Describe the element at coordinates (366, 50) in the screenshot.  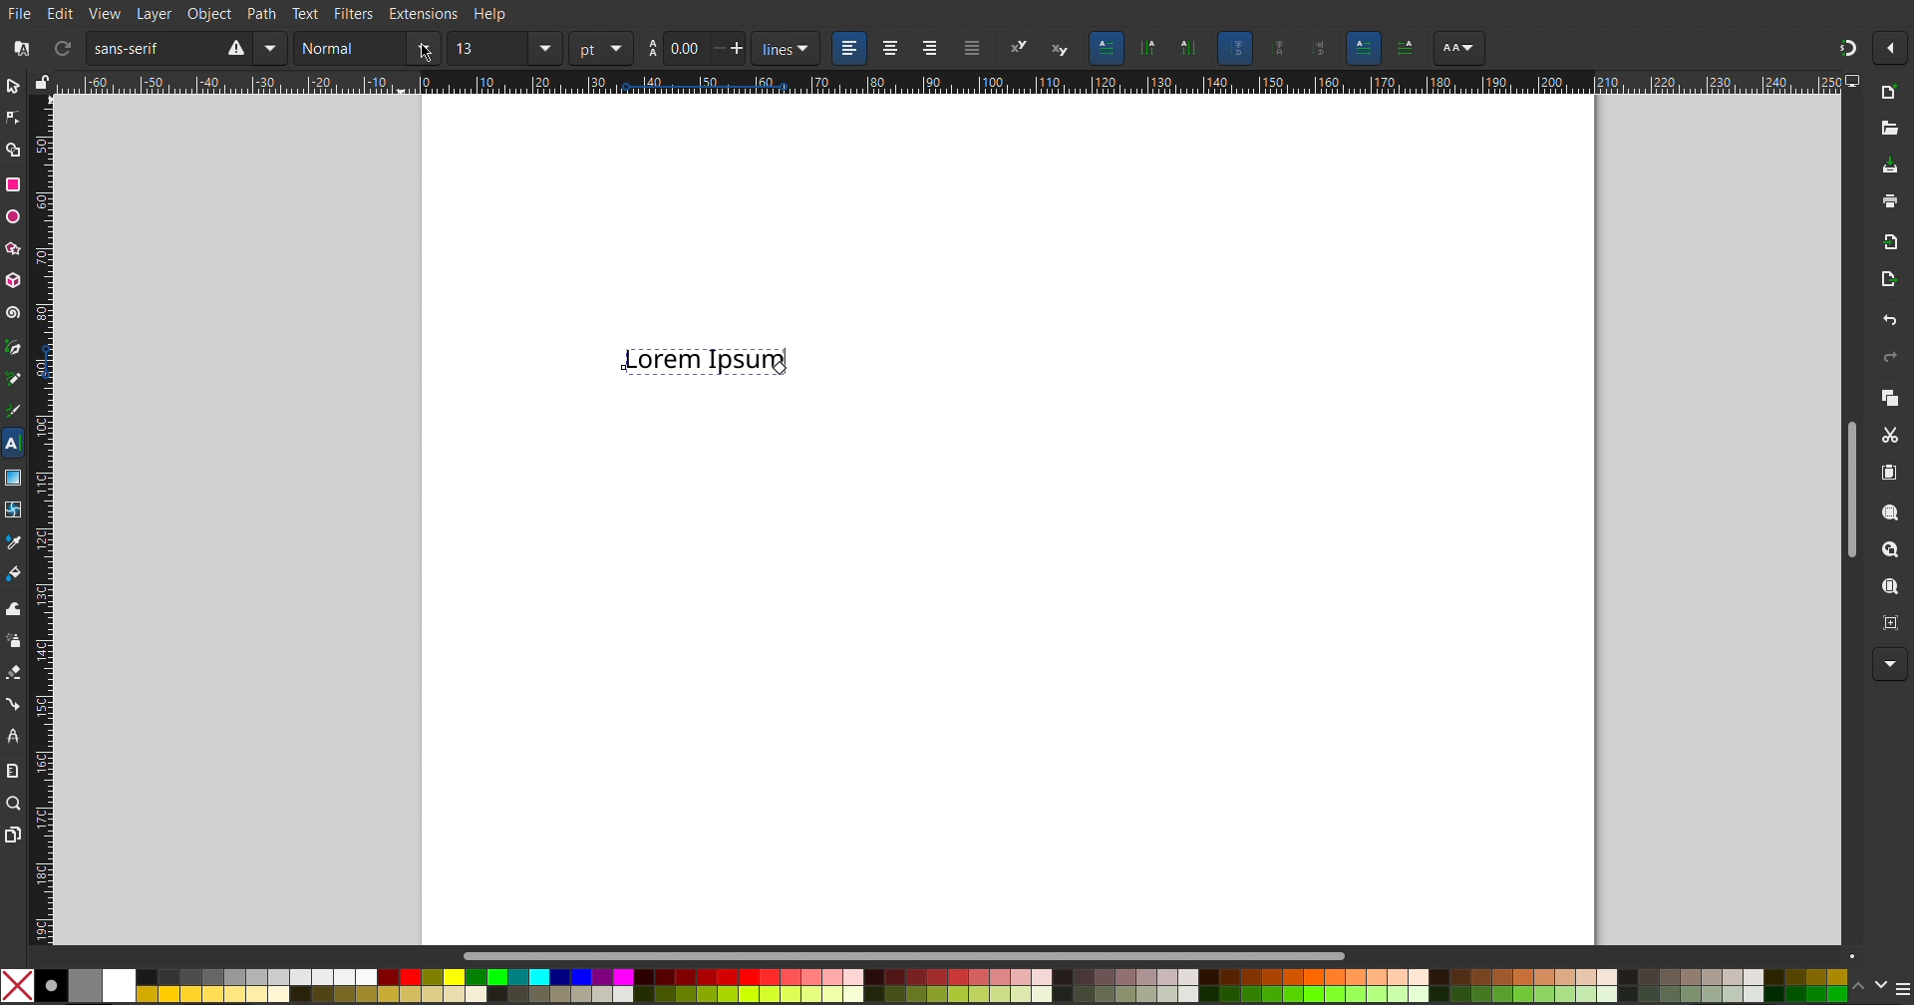
I see `Font Style` at that location.